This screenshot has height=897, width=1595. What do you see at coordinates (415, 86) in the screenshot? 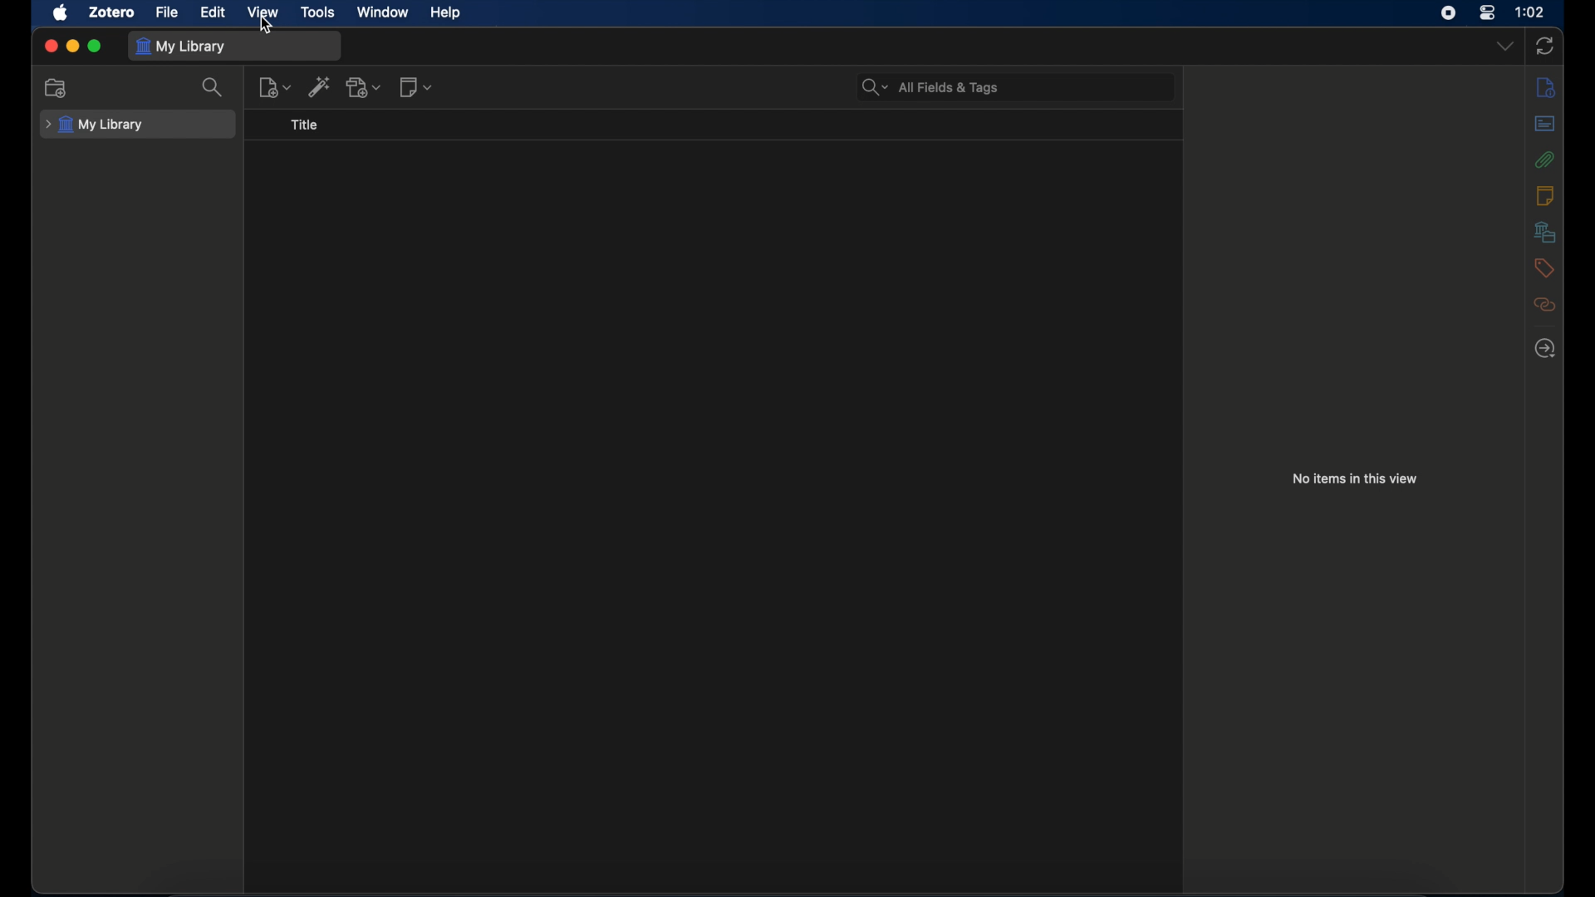
I see `new notes` at bounding box center [415, 86].